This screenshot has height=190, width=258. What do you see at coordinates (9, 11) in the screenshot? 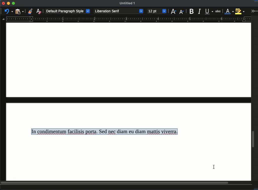
I see `undo` at bounding box center [9, 11].